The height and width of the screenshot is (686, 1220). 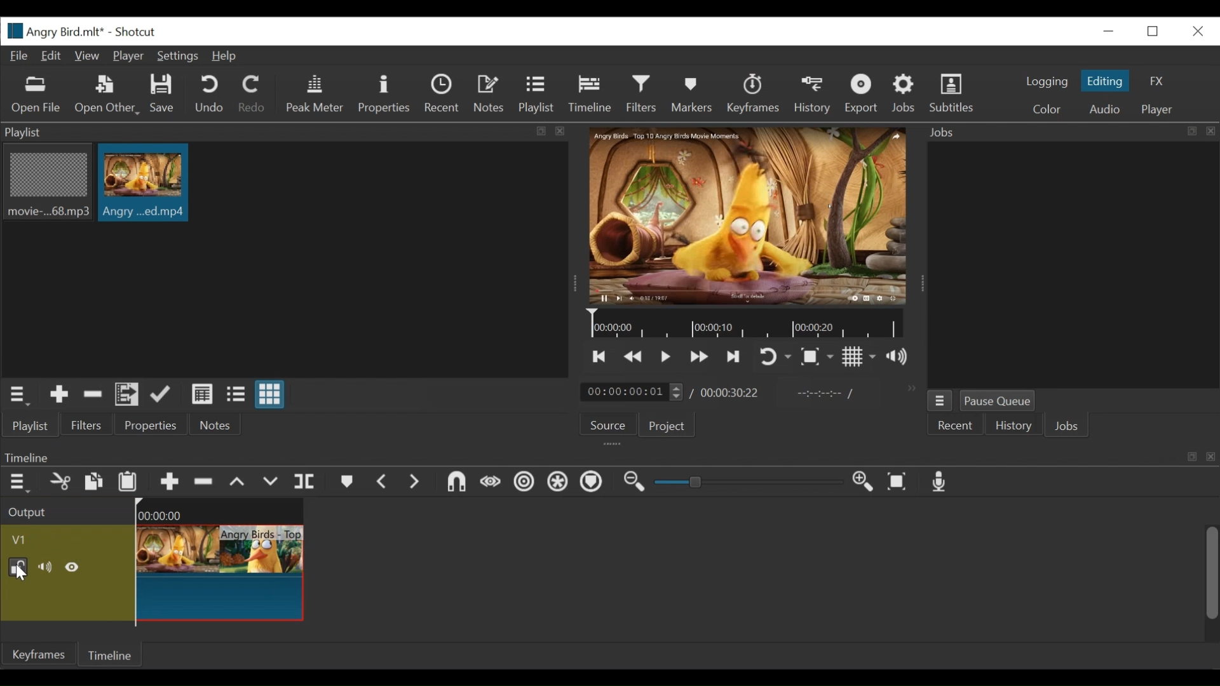 I want to click on Ripple Markers, so click(x=593, y=483).